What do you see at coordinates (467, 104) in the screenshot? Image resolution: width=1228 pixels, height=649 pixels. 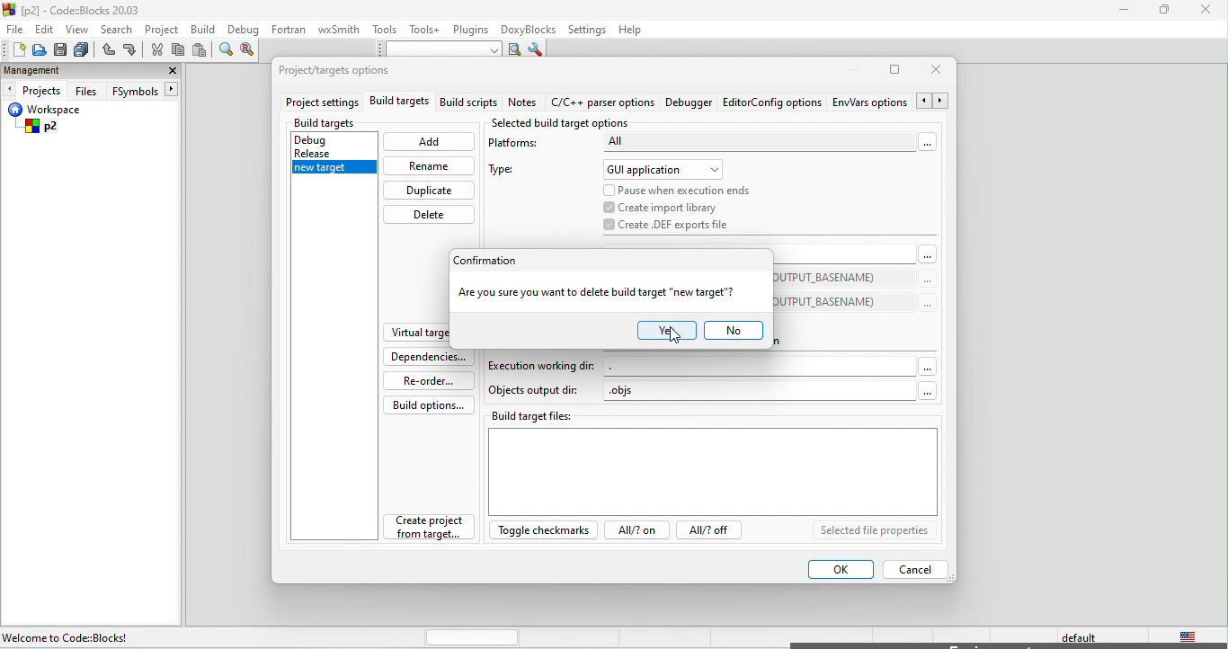 I see `build scripts` at bounding box center [467, 104].